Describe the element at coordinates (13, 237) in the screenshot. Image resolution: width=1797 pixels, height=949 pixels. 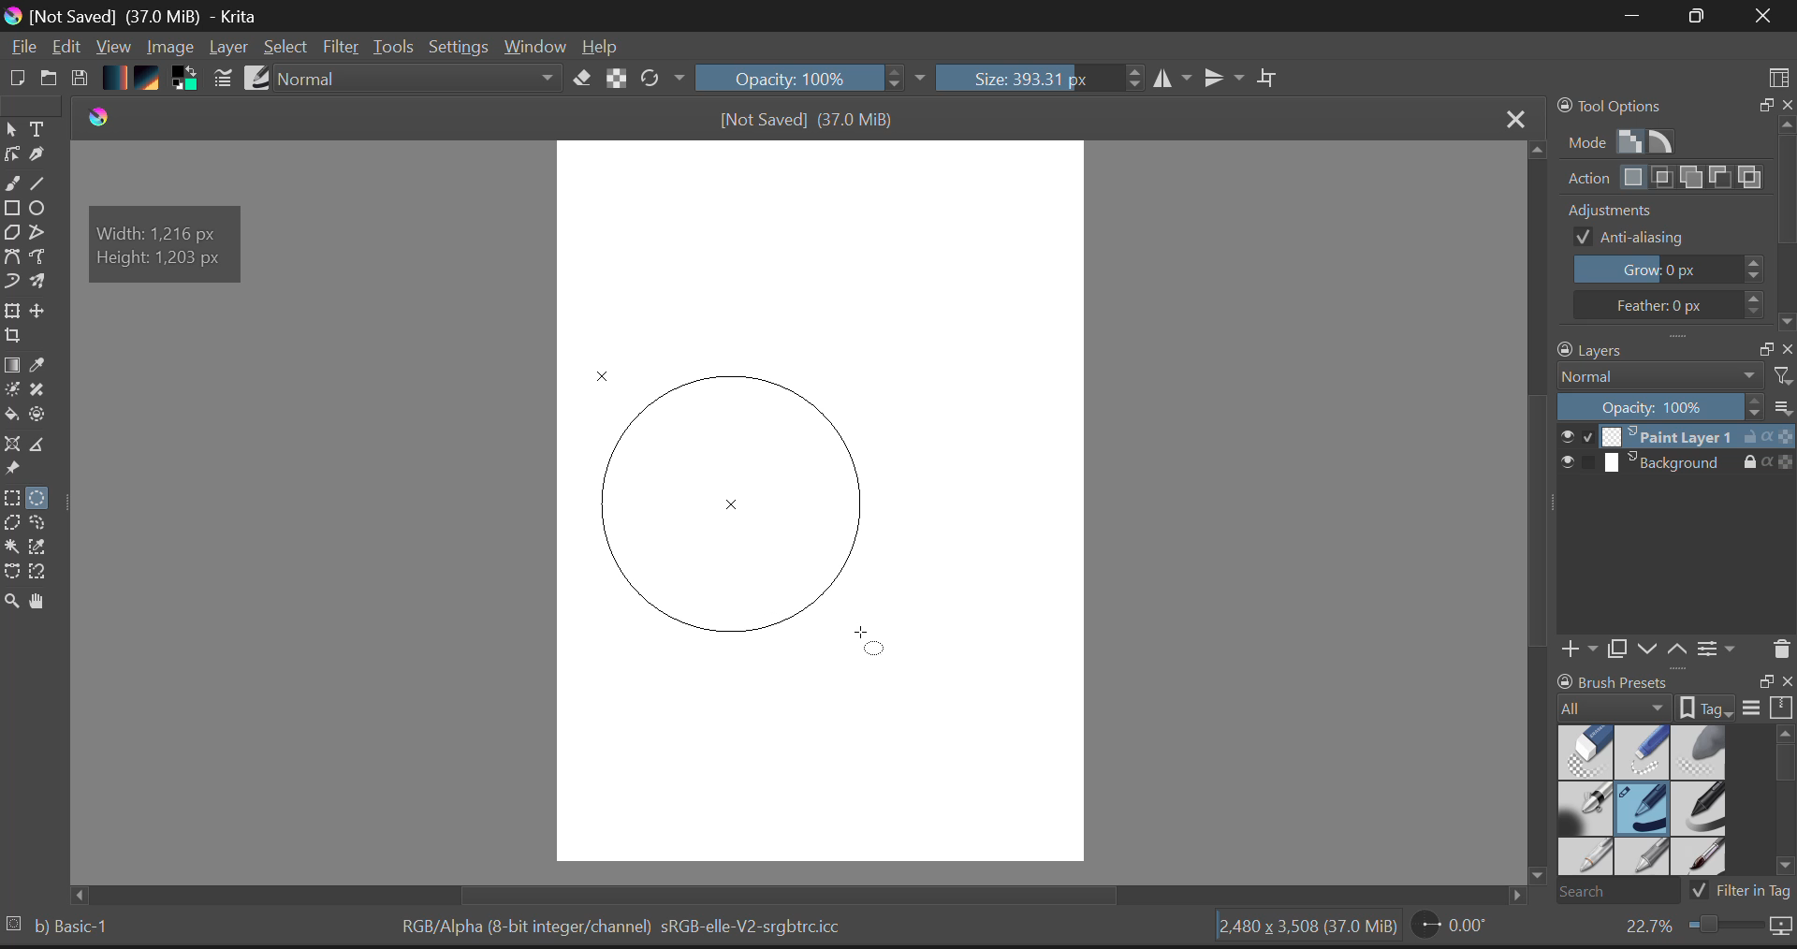
I see `Polygon` at that location.